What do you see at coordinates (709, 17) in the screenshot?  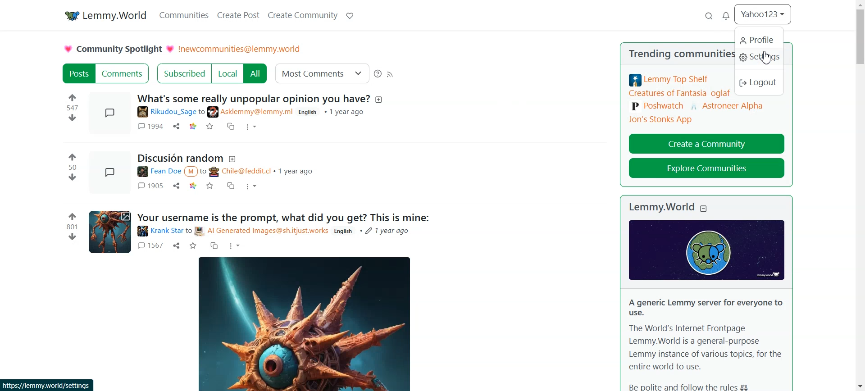 I see `Search` at bounding box center [709, 17].